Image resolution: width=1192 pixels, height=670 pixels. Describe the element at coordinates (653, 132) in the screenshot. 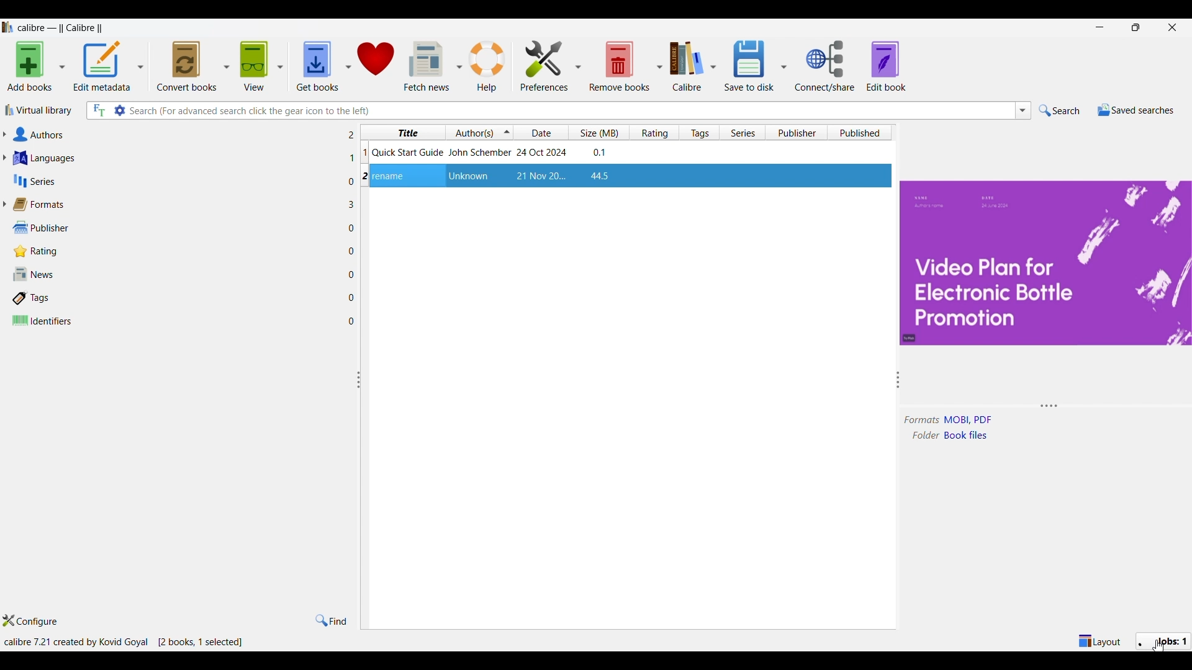

I see `Rating column` at that location.